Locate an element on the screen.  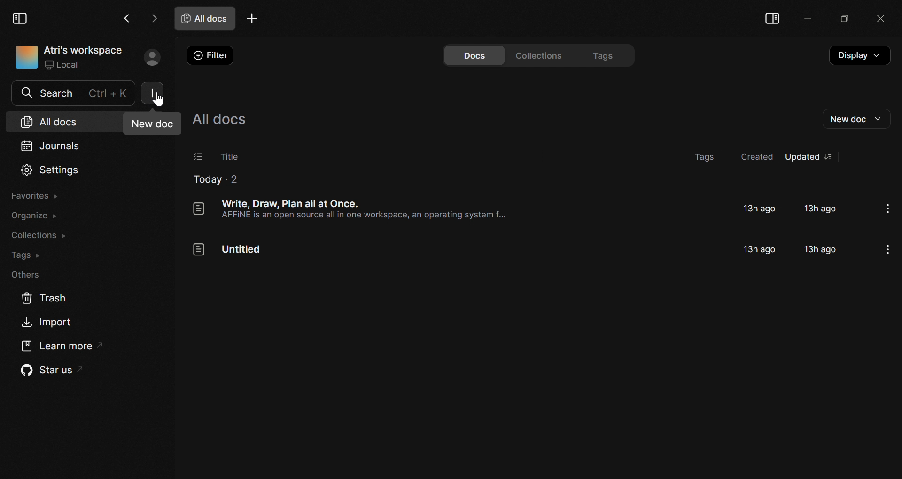
icon is located at coordinates (199, 250).